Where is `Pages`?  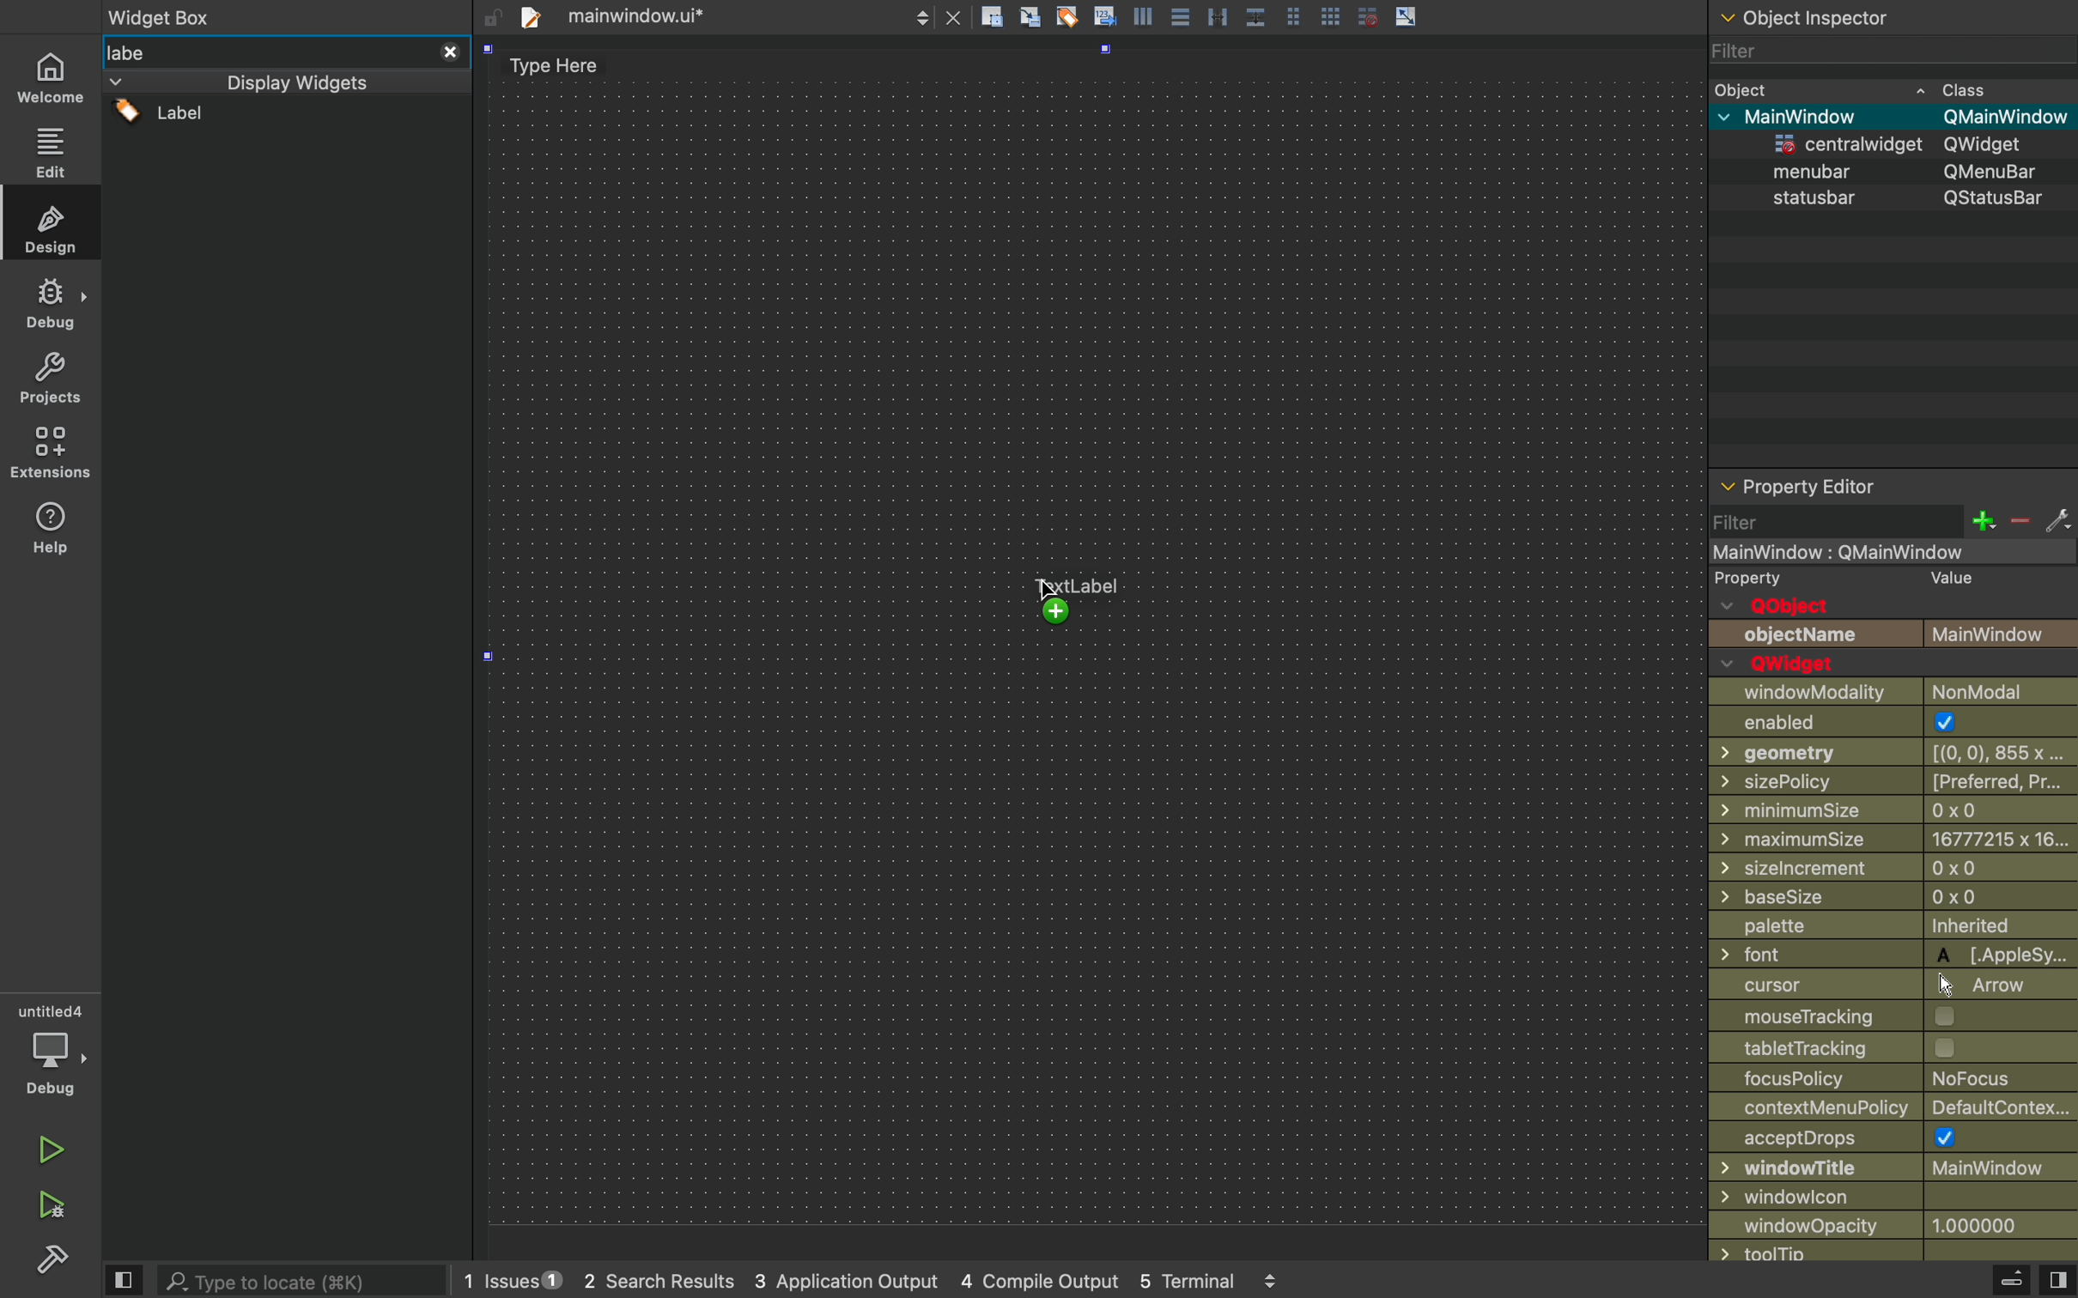
Pages is located at coordinates (1183, 19).